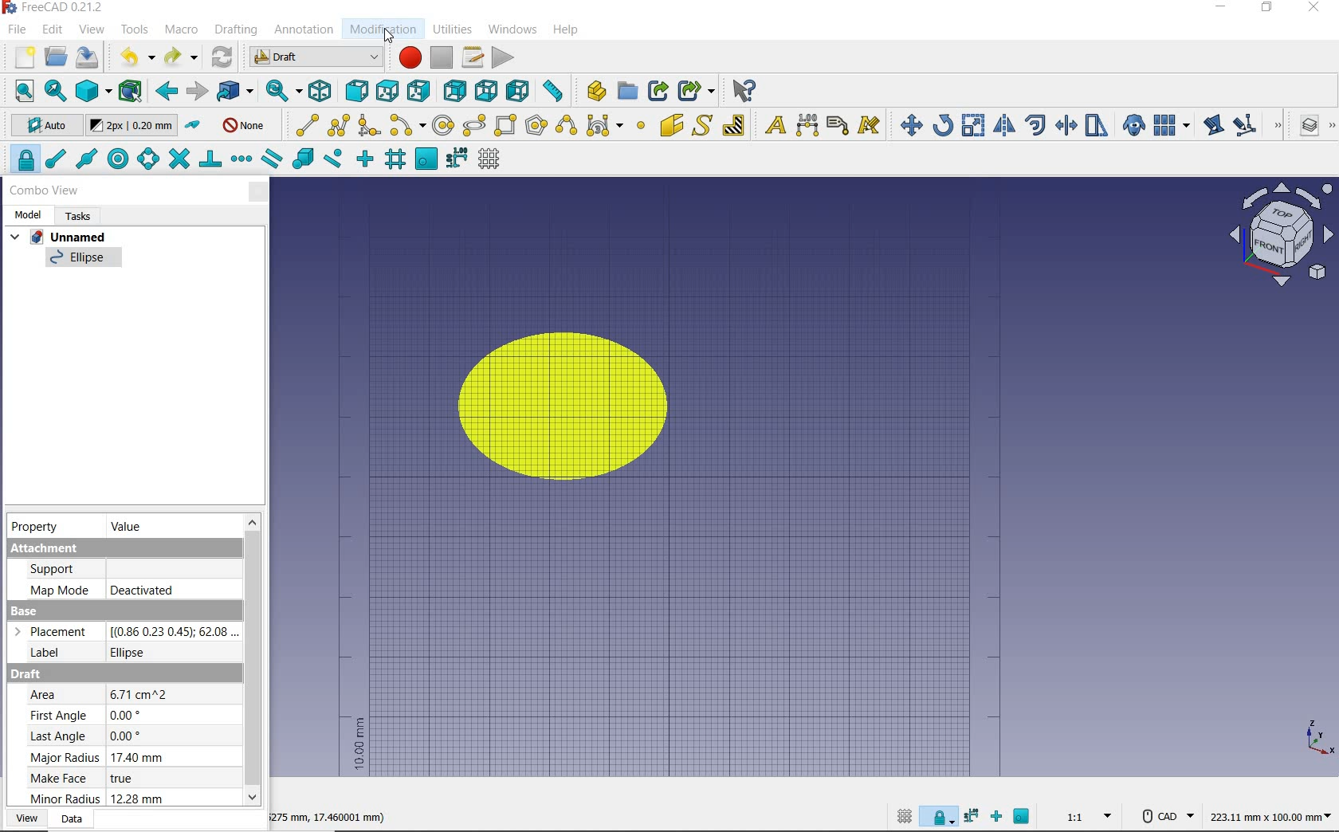 The width and height of the screenshot is (1339, 832). What do you see at coordinates (18, 90) in the screenshot?
I see `fit all` at bounding box center [18, 90].